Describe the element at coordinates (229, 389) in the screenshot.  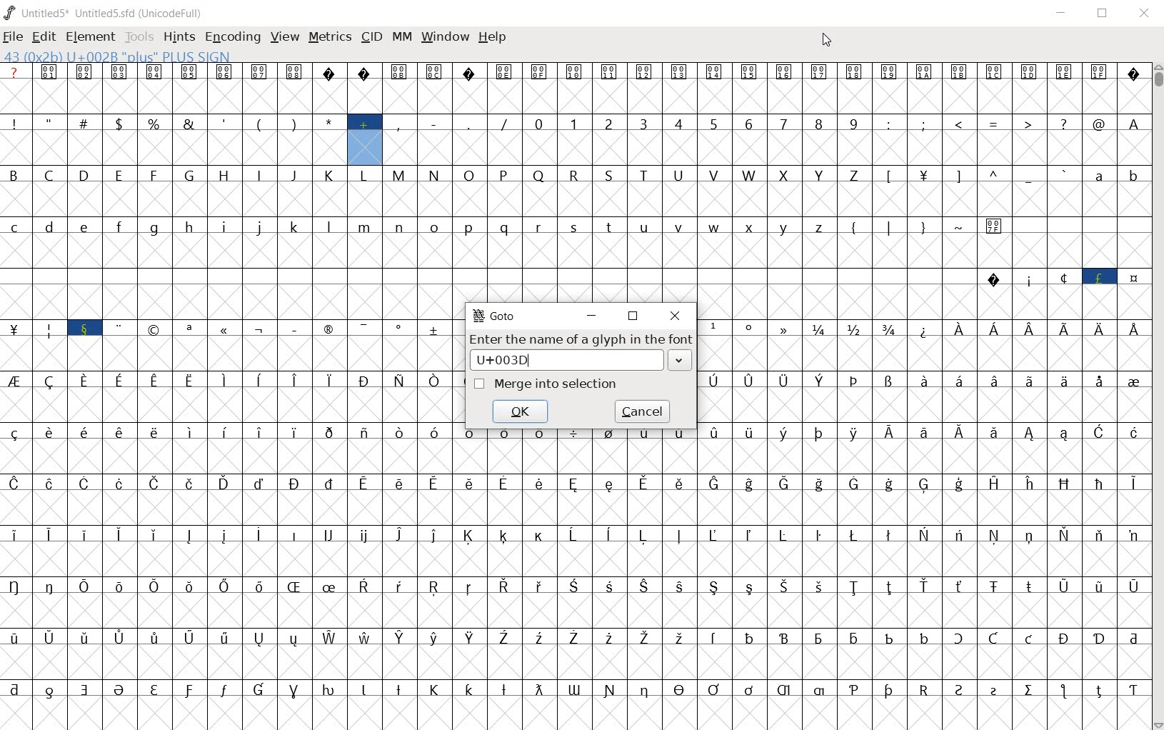
I see `glyphs` at that location.